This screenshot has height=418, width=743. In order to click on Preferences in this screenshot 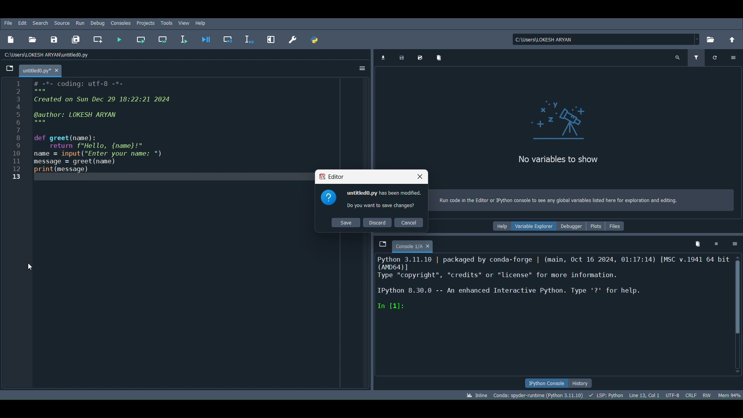, I will do `click(295, 38)`.